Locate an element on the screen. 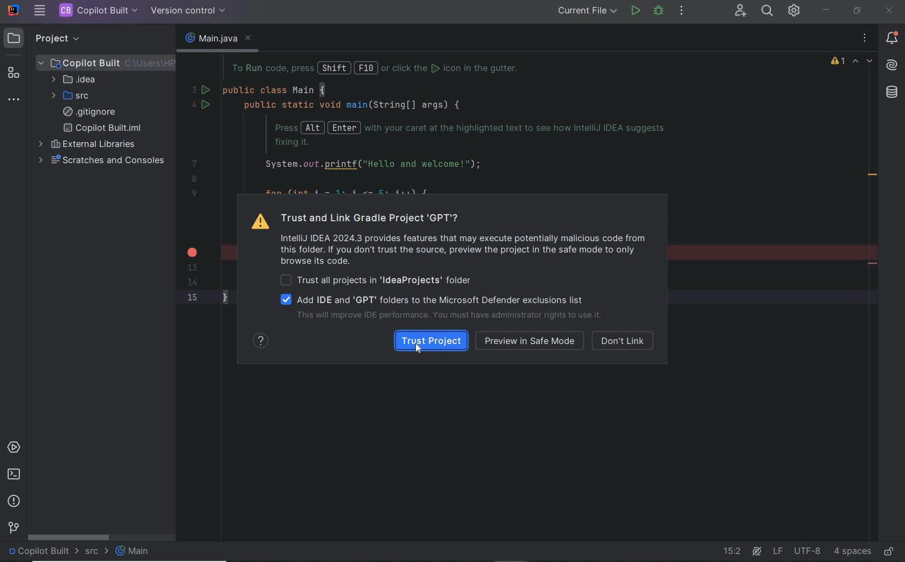 The width and height of the screenshot is (905, 562). Trust and Link Gradle Project is located at coordinates (453, 237).